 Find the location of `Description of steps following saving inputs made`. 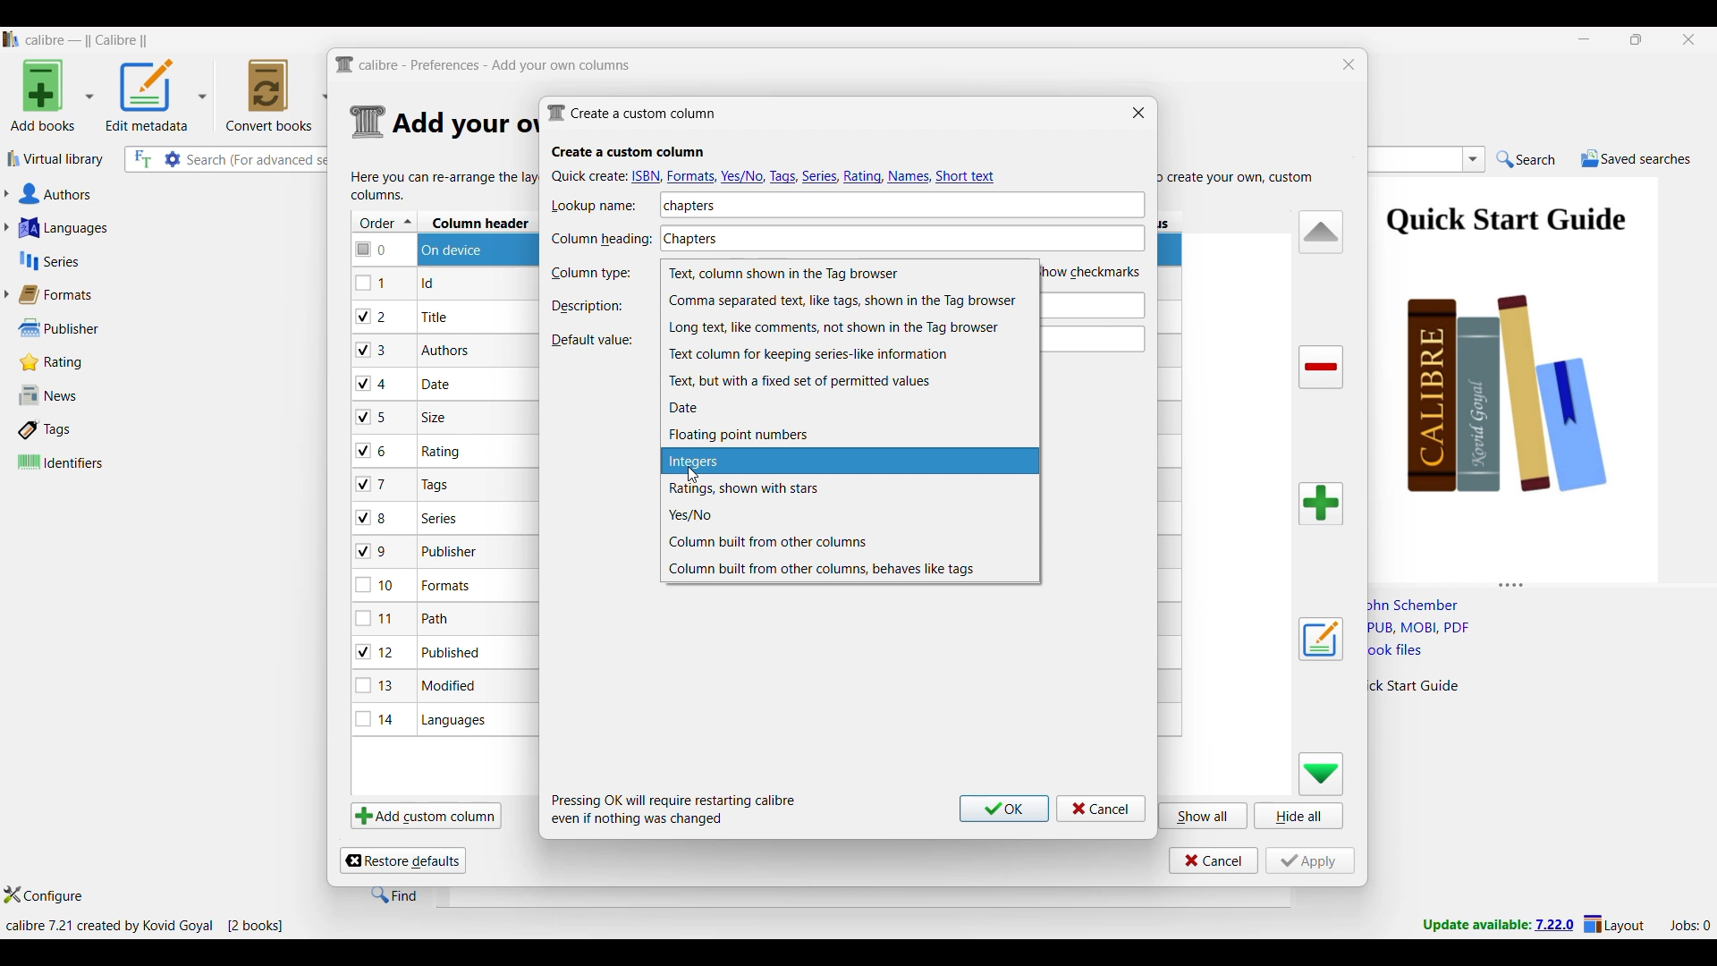

Description of steps following saving inputs made is located at coordinates (674, 809).